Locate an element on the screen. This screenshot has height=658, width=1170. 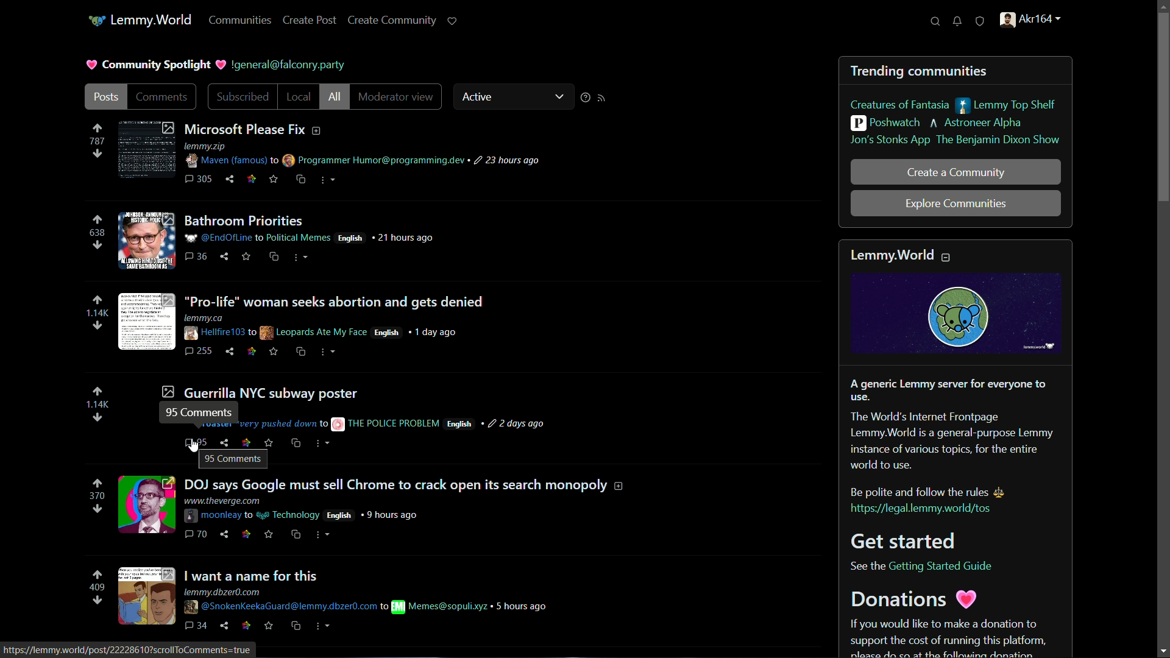
number of votes is located at coordinates (96, 496).